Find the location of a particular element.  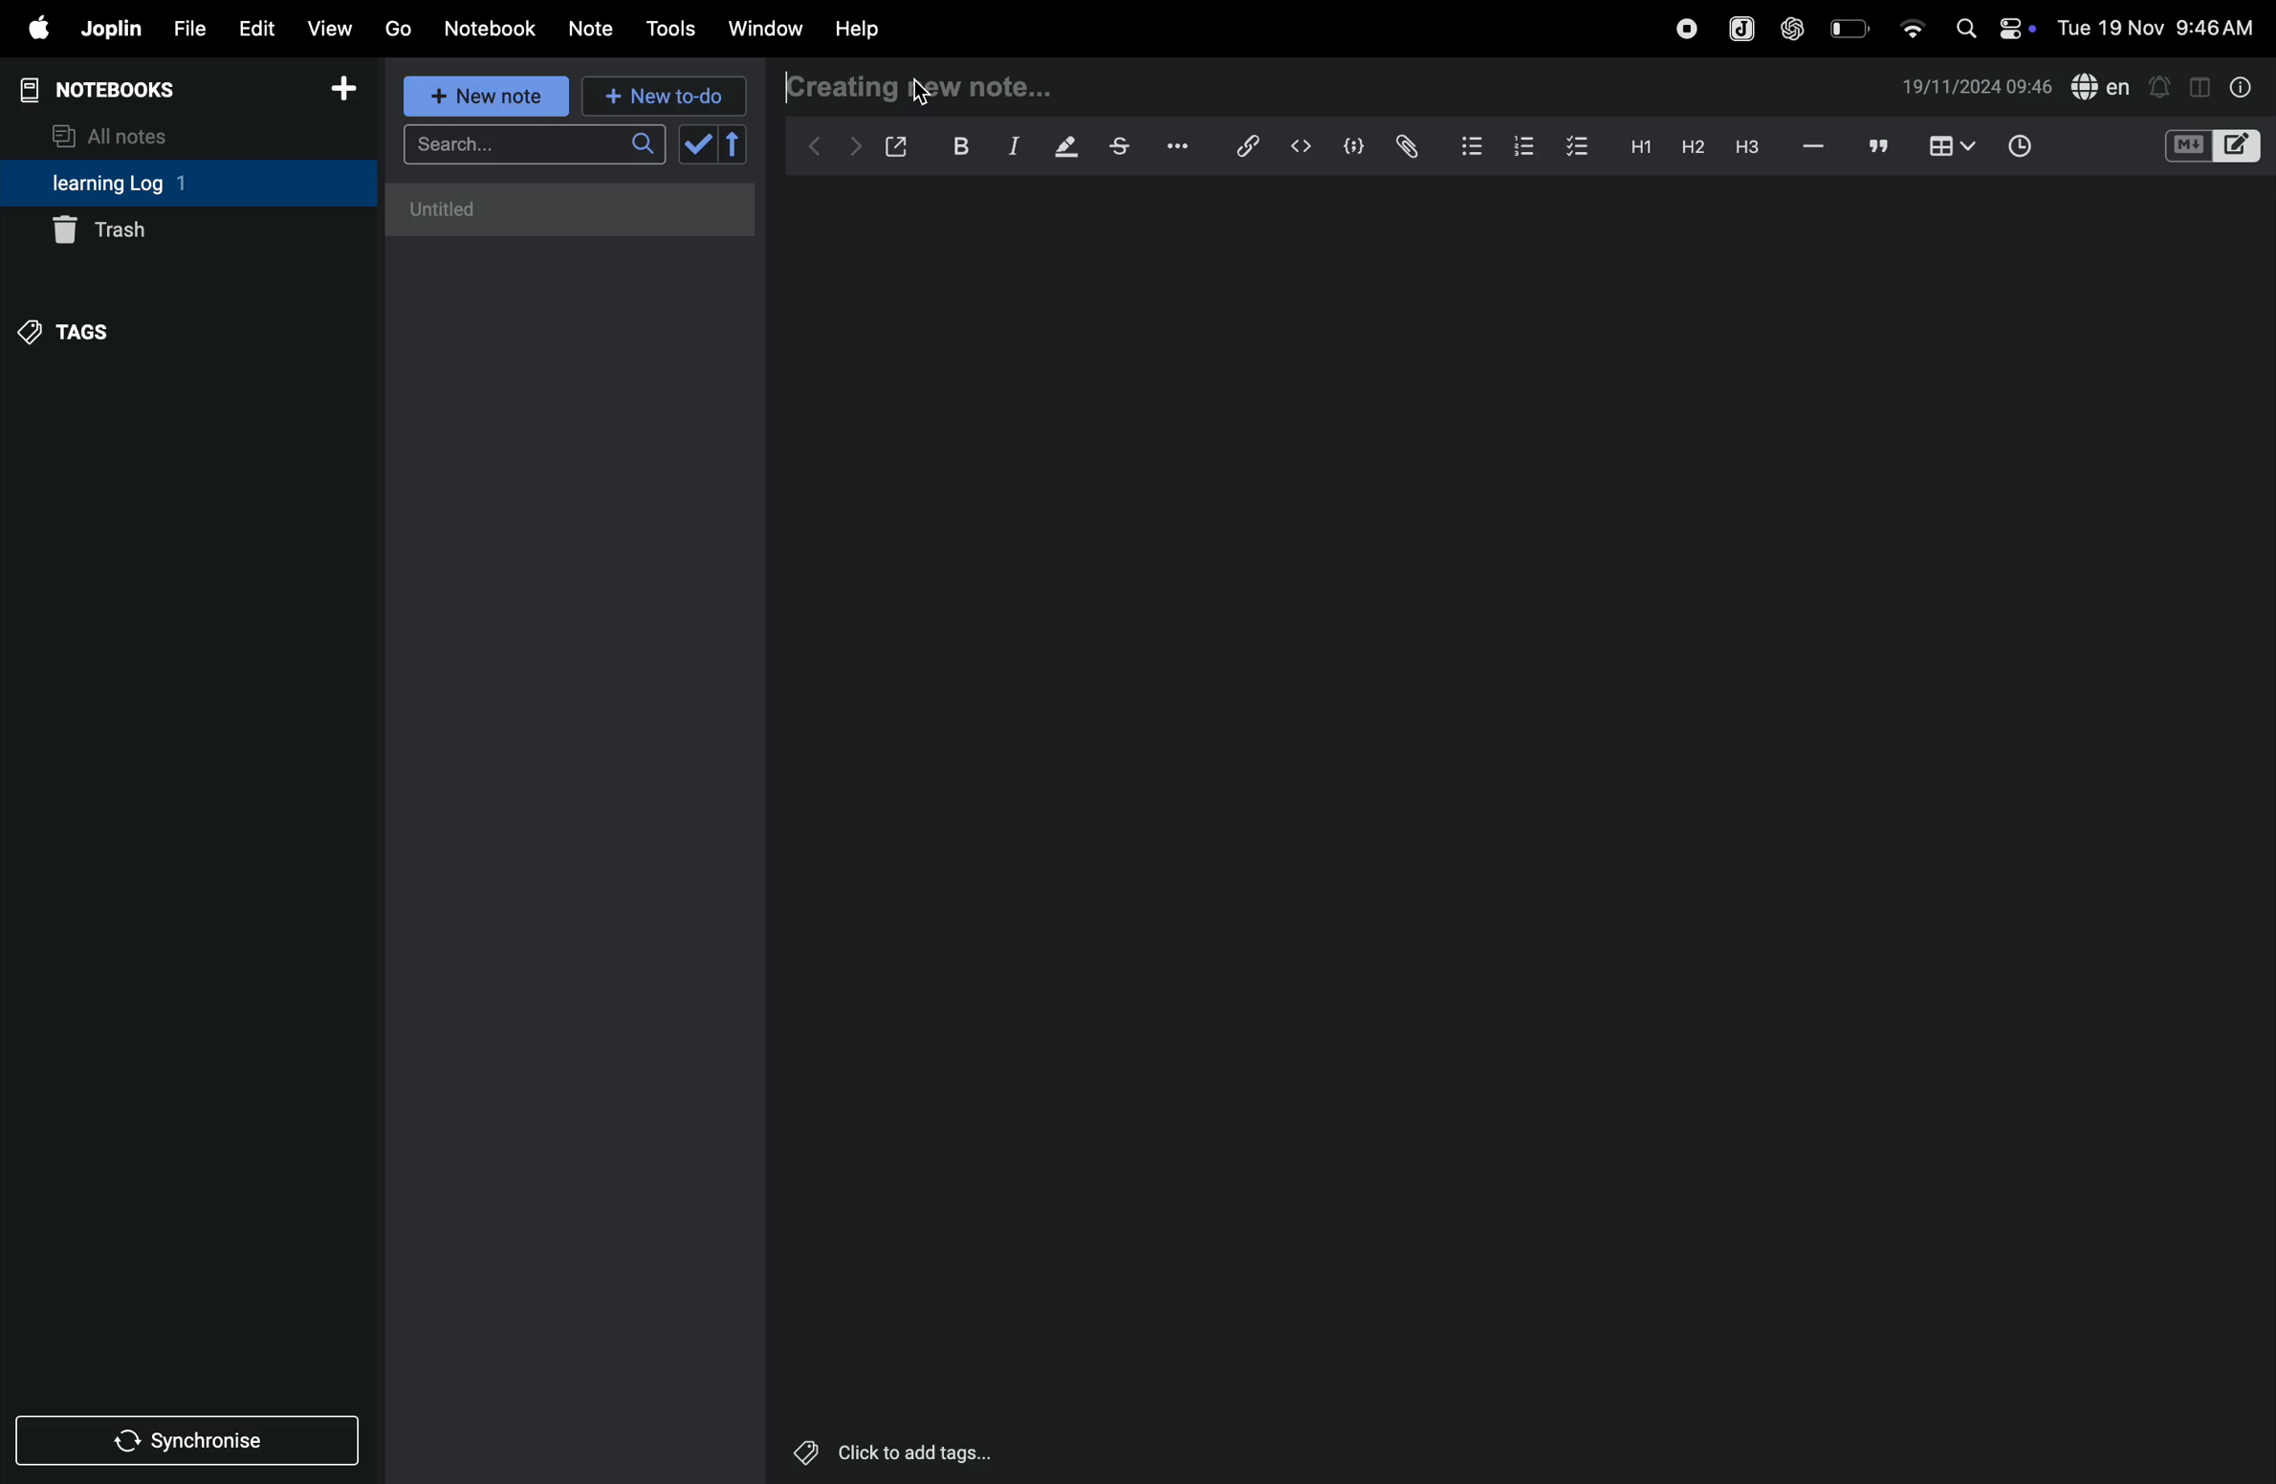

heading 2 is located at coordinates (1692, 146).